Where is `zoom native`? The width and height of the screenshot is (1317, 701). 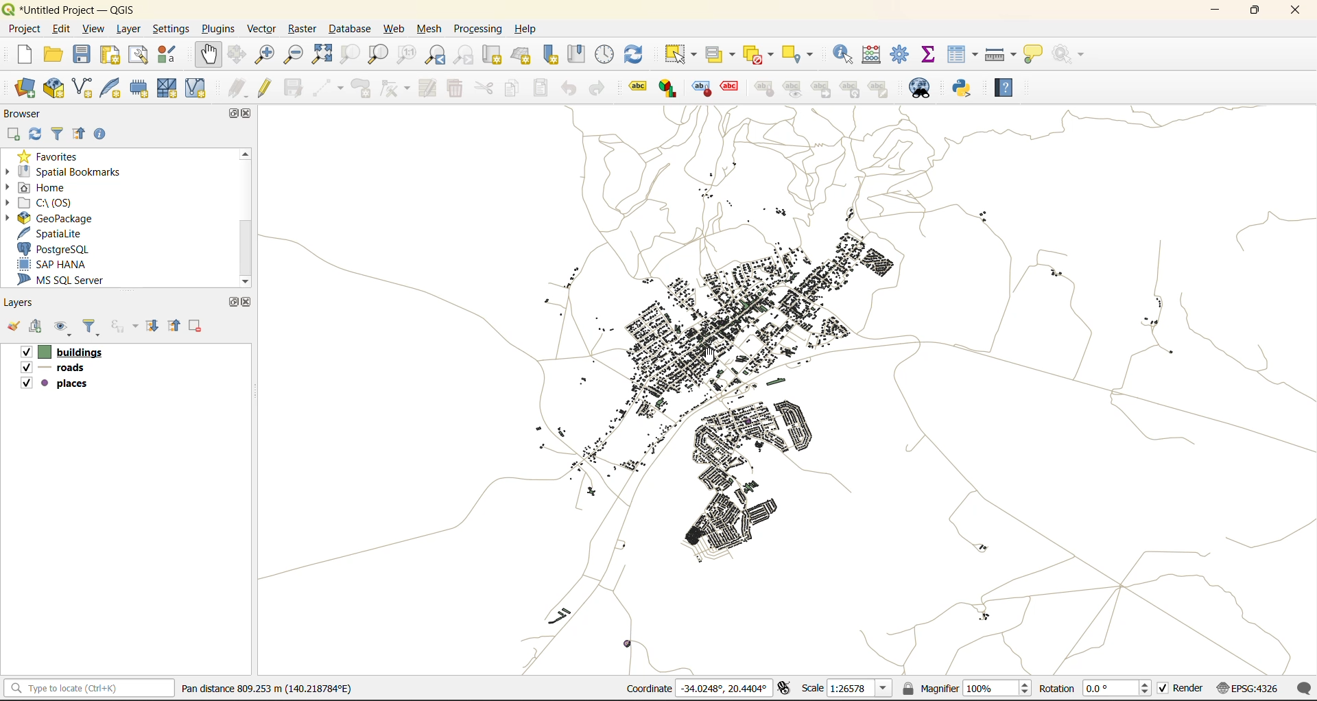 zoom native is located at coordinates (403, 57).